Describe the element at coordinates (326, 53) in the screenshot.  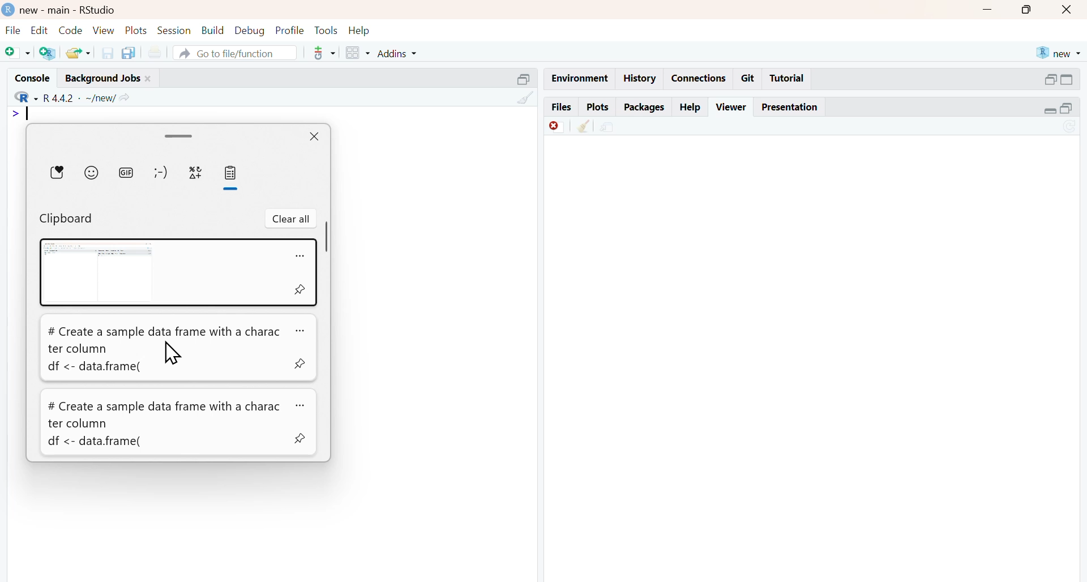
I see `tools` at that location.